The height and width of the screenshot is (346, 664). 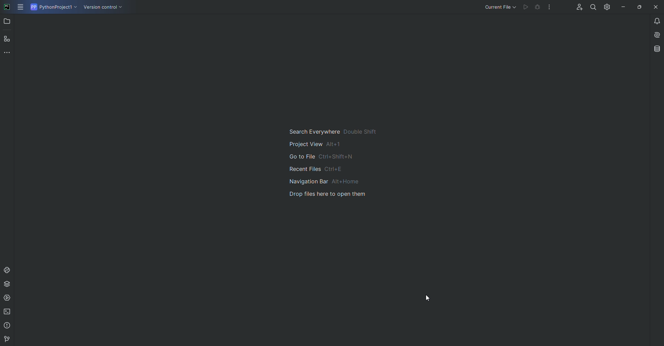 I want to click on Problems, so click(x=8, y=326).